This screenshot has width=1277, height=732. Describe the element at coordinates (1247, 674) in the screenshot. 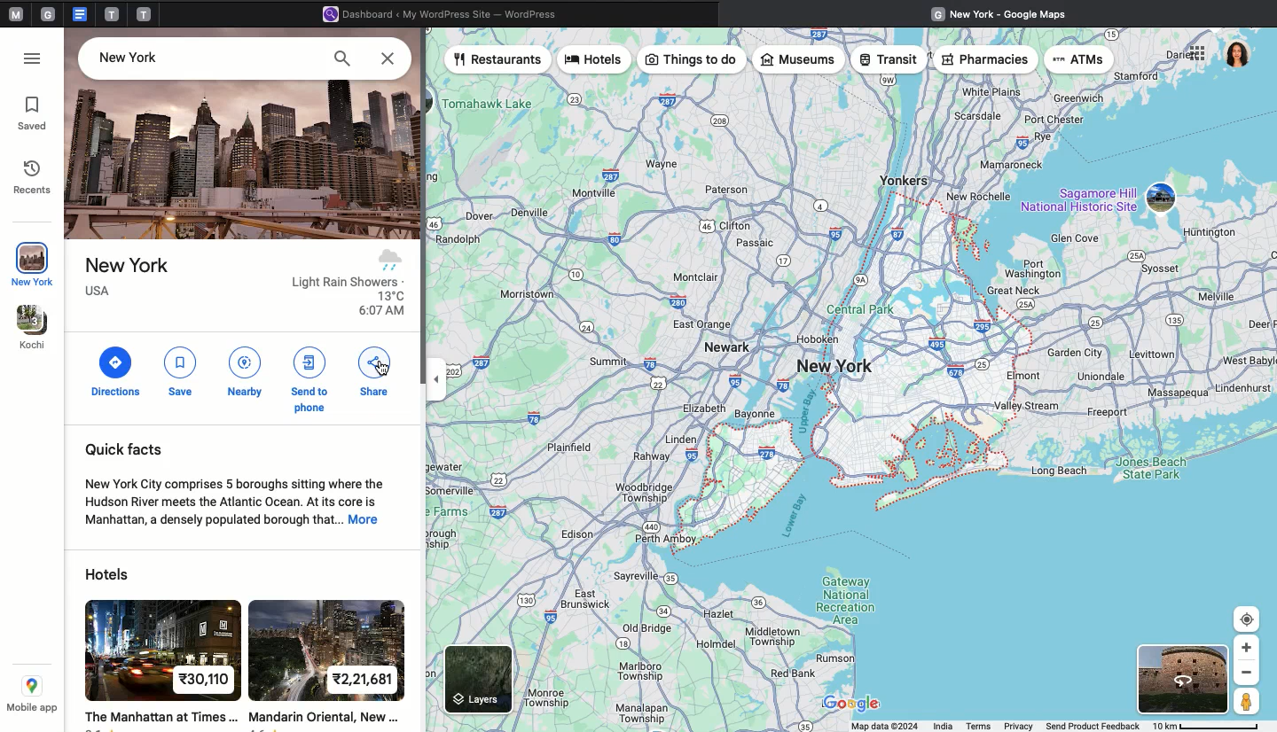

I see `Zoom out` at that location.